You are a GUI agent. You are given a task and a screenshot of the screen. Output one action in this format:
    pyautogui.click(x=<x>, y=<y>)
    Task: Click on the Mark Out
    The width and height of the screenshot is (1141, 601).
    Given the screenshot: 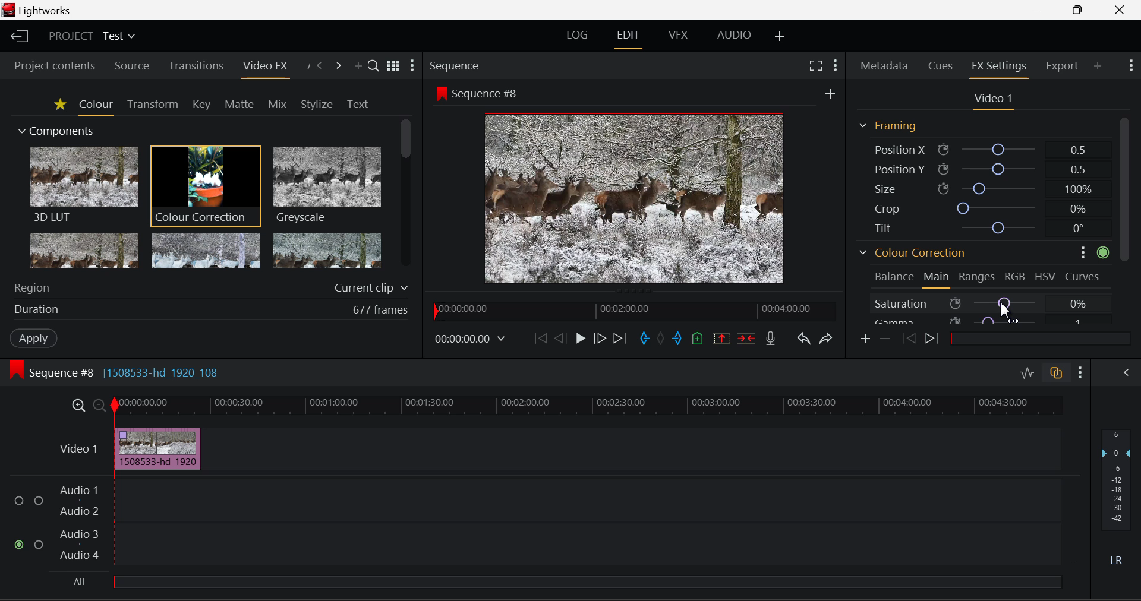 What is the action you would take?
    pyautogui.click(x=677, y=339)
    